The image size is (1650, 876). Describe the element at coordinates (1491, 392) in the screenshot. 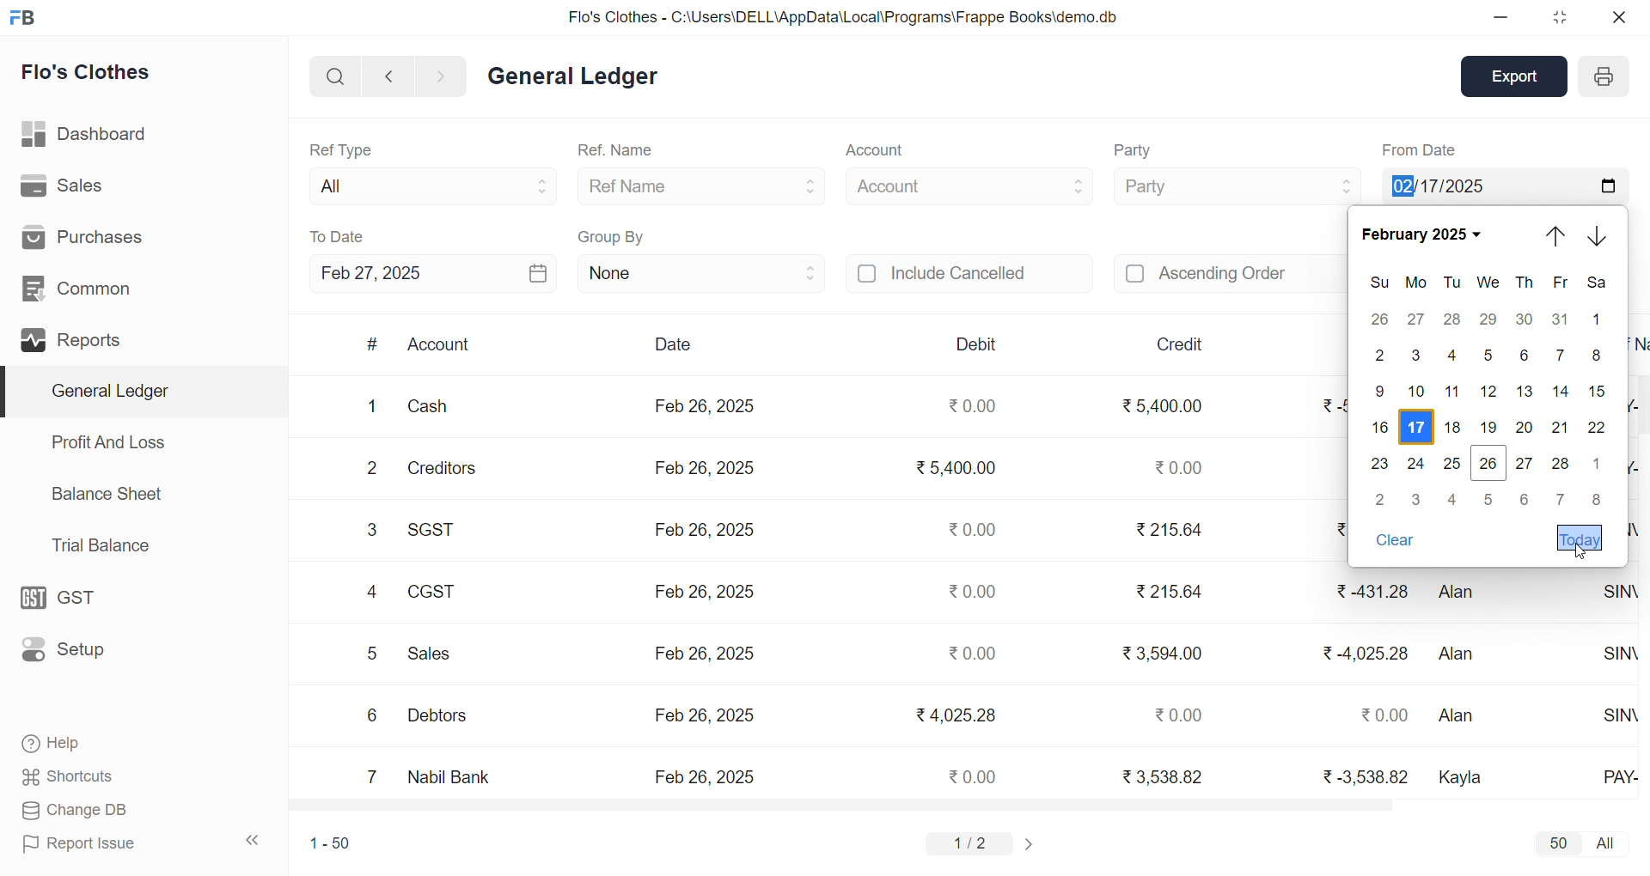

I see `12` at that location.